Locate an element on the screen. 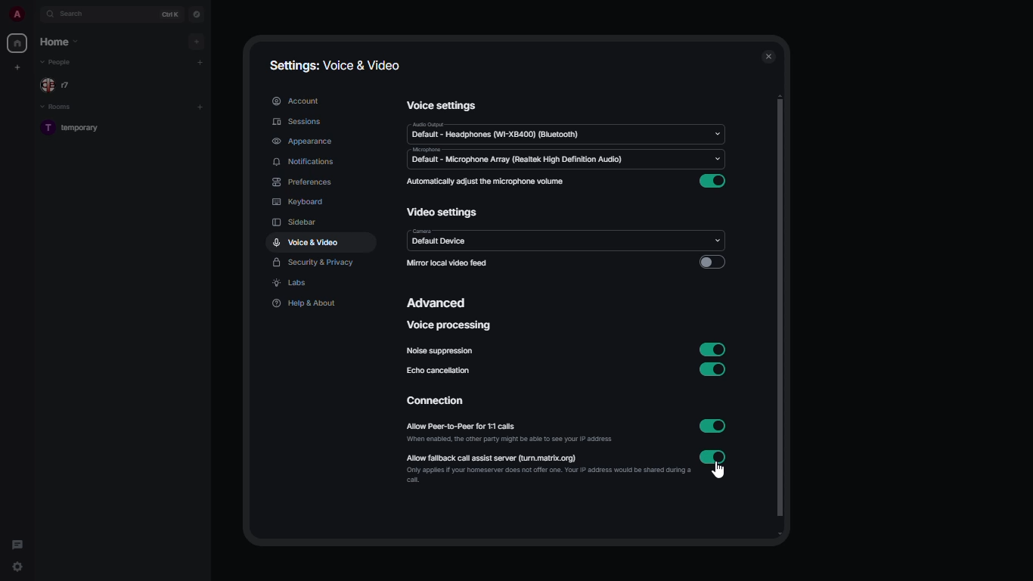  drop down is located at coordinates (719, 133).